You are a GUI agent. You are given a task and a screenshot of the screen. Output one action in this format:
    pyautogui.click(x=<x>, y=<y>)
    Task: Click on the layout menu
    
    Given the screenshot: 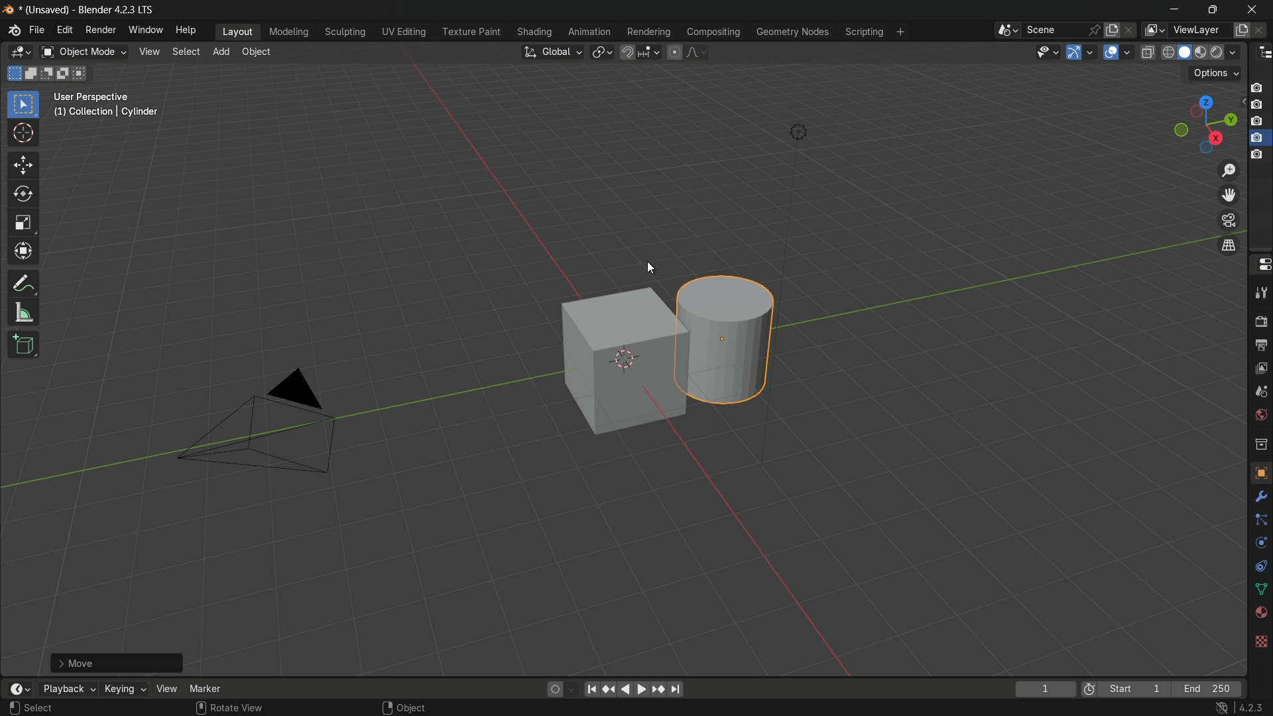 What is the action you would take?
    pyautogui.click(x=239, y=32)
    